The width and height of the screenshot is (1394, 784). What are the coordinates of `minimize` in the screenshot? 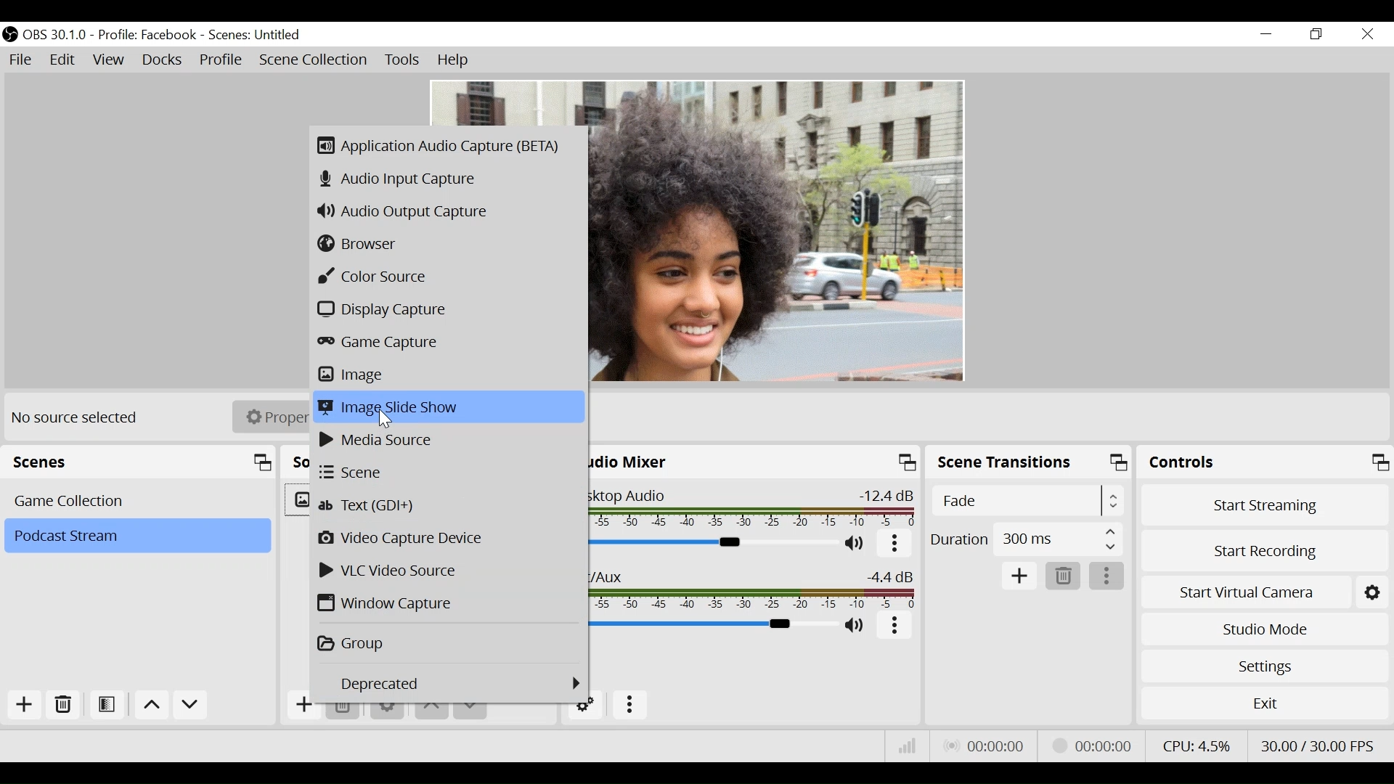 It's located at (1269, 34).